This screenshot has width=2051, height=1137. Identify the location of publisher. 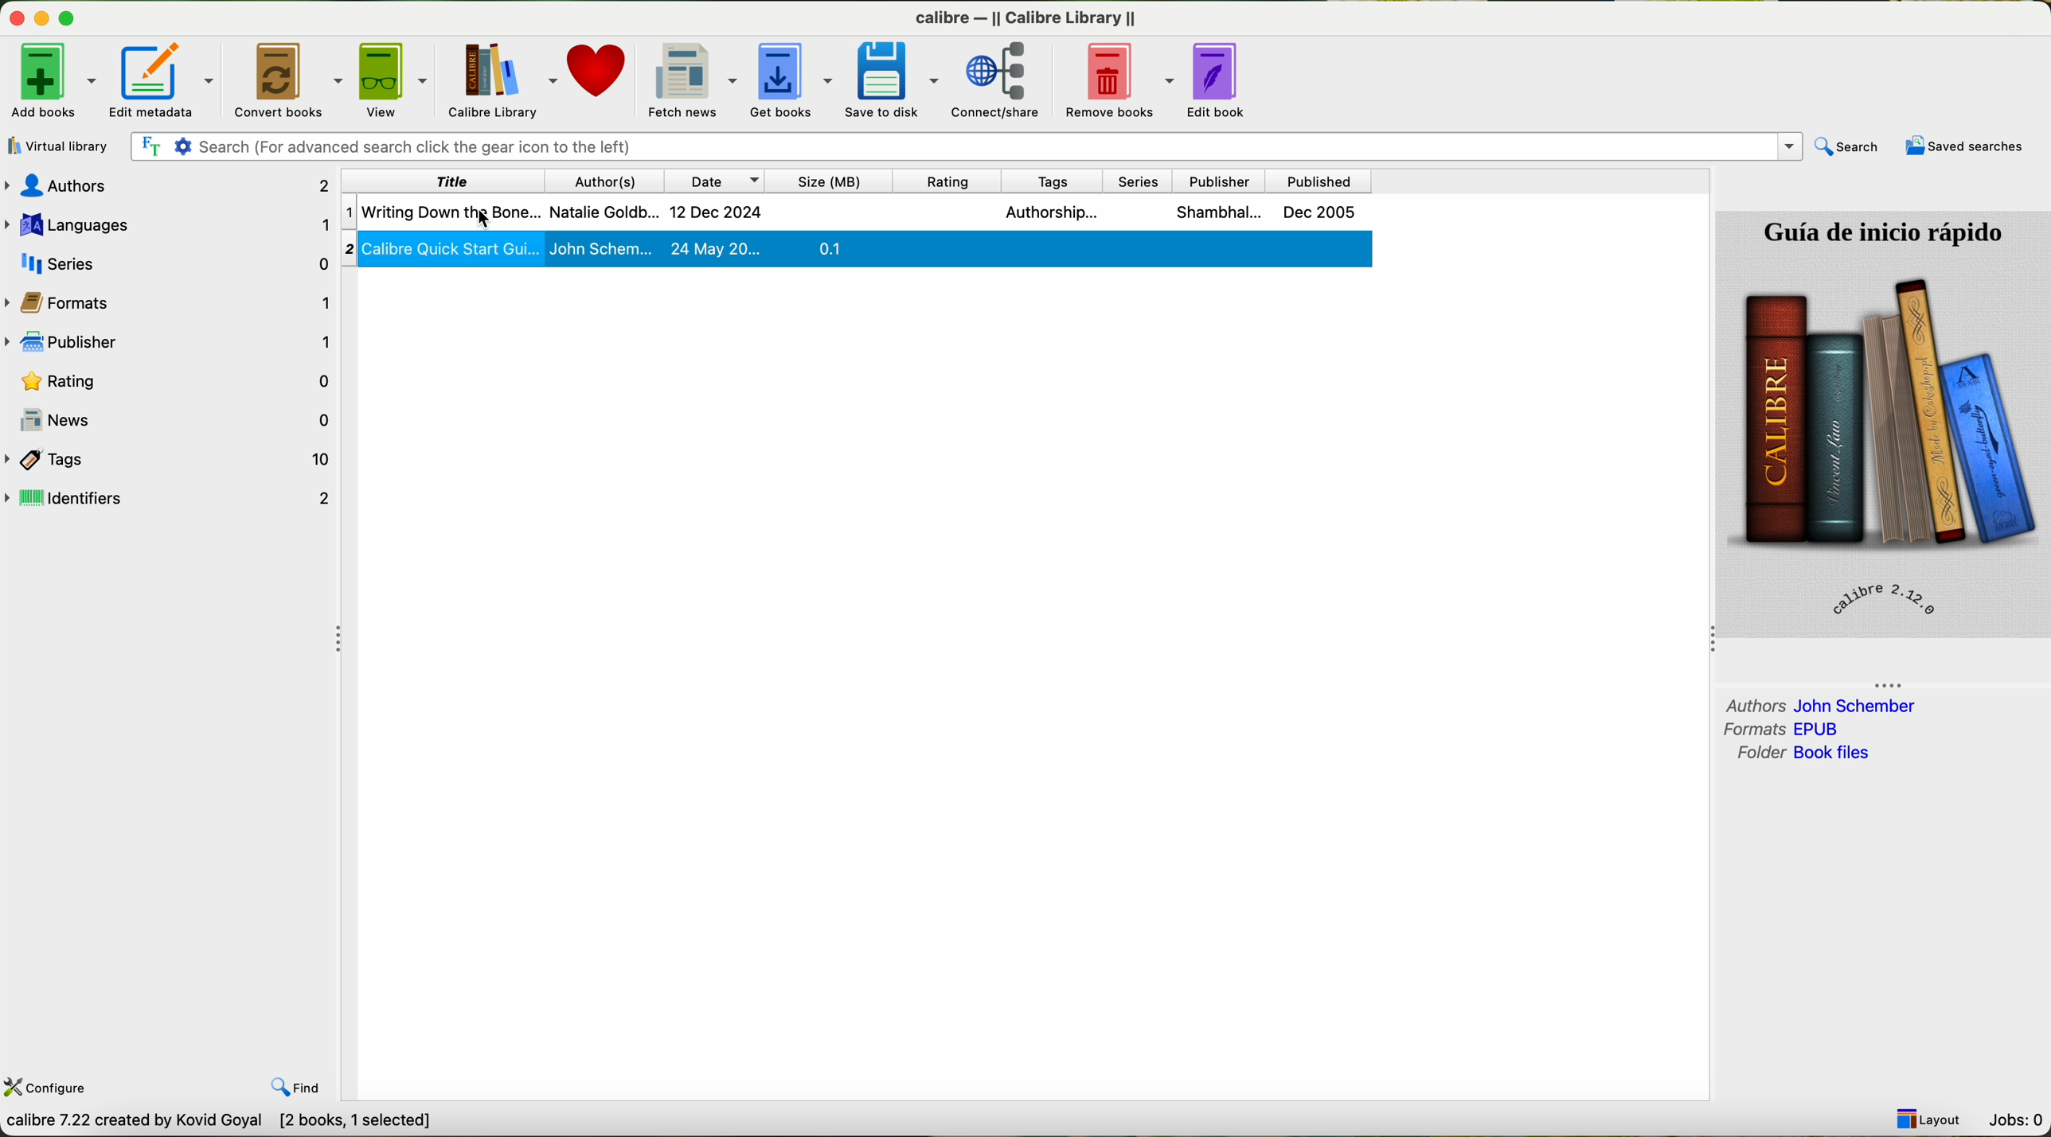
(1217, 181).